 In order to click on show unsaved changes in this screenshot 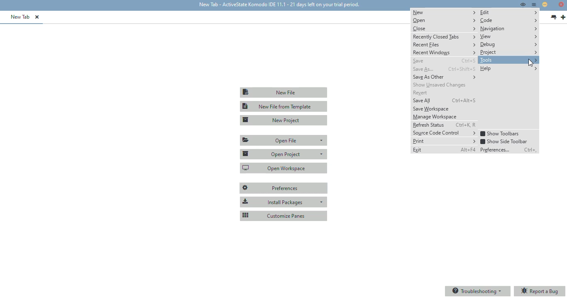, I will do `click(440, 85)`.